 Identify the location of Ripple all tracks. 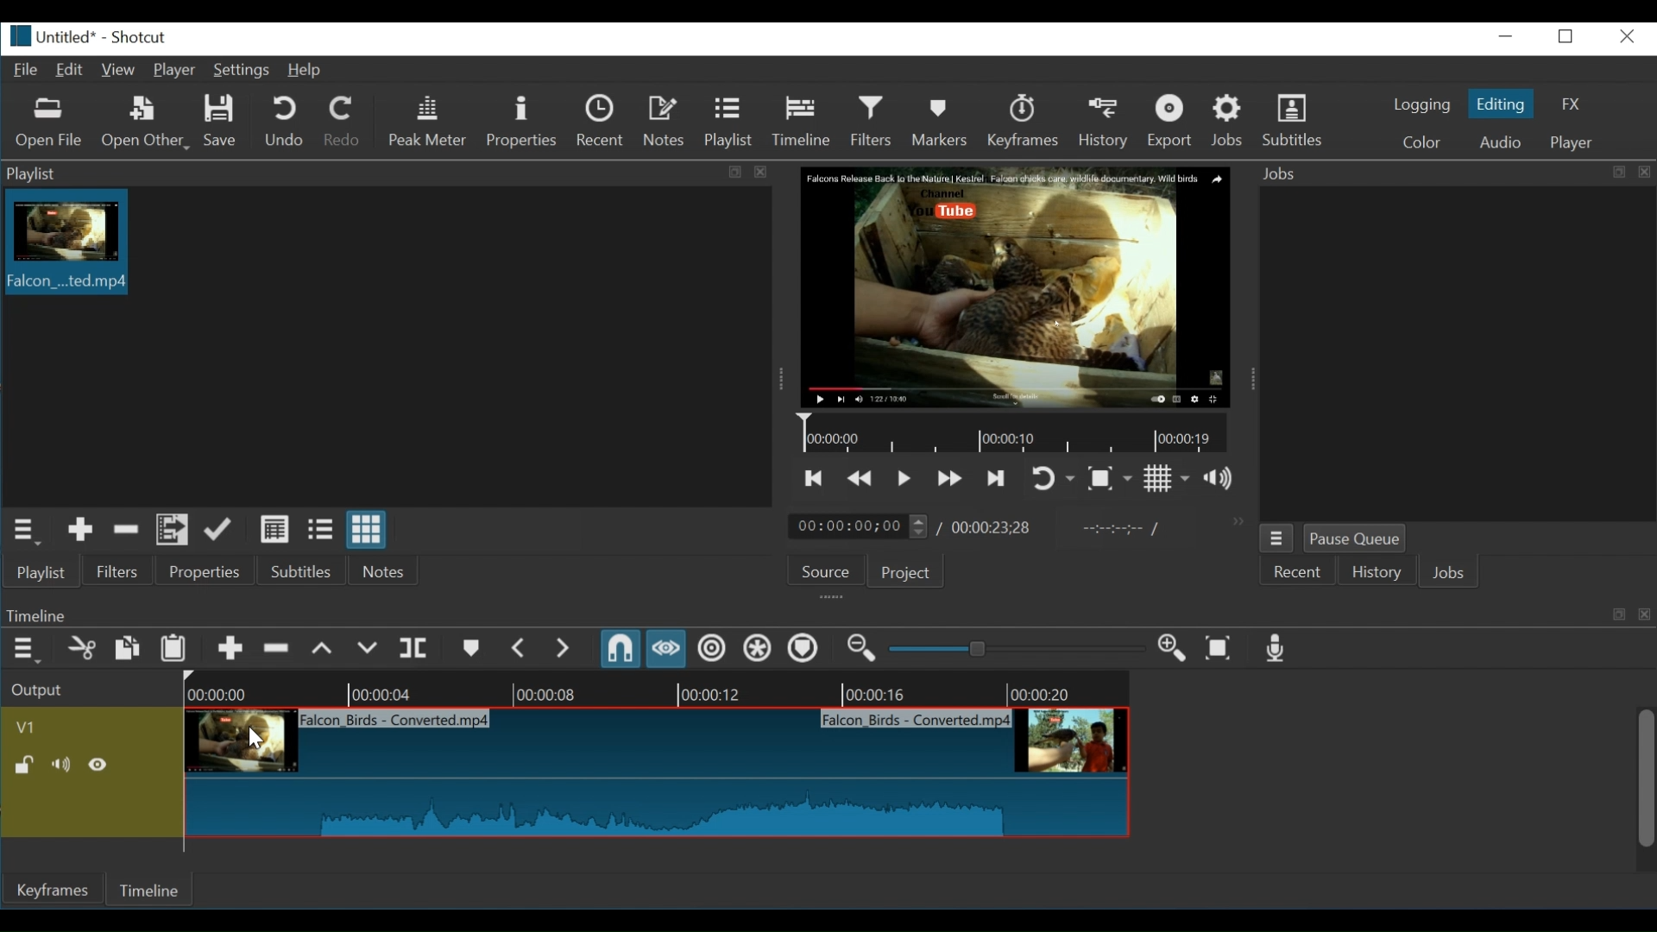
(754, 647).